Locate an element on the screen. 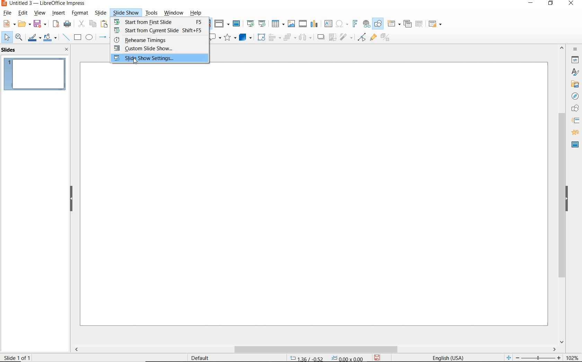  THREE OBJECTS TO DISTRIBUTE is located at coordinates (305, 38).